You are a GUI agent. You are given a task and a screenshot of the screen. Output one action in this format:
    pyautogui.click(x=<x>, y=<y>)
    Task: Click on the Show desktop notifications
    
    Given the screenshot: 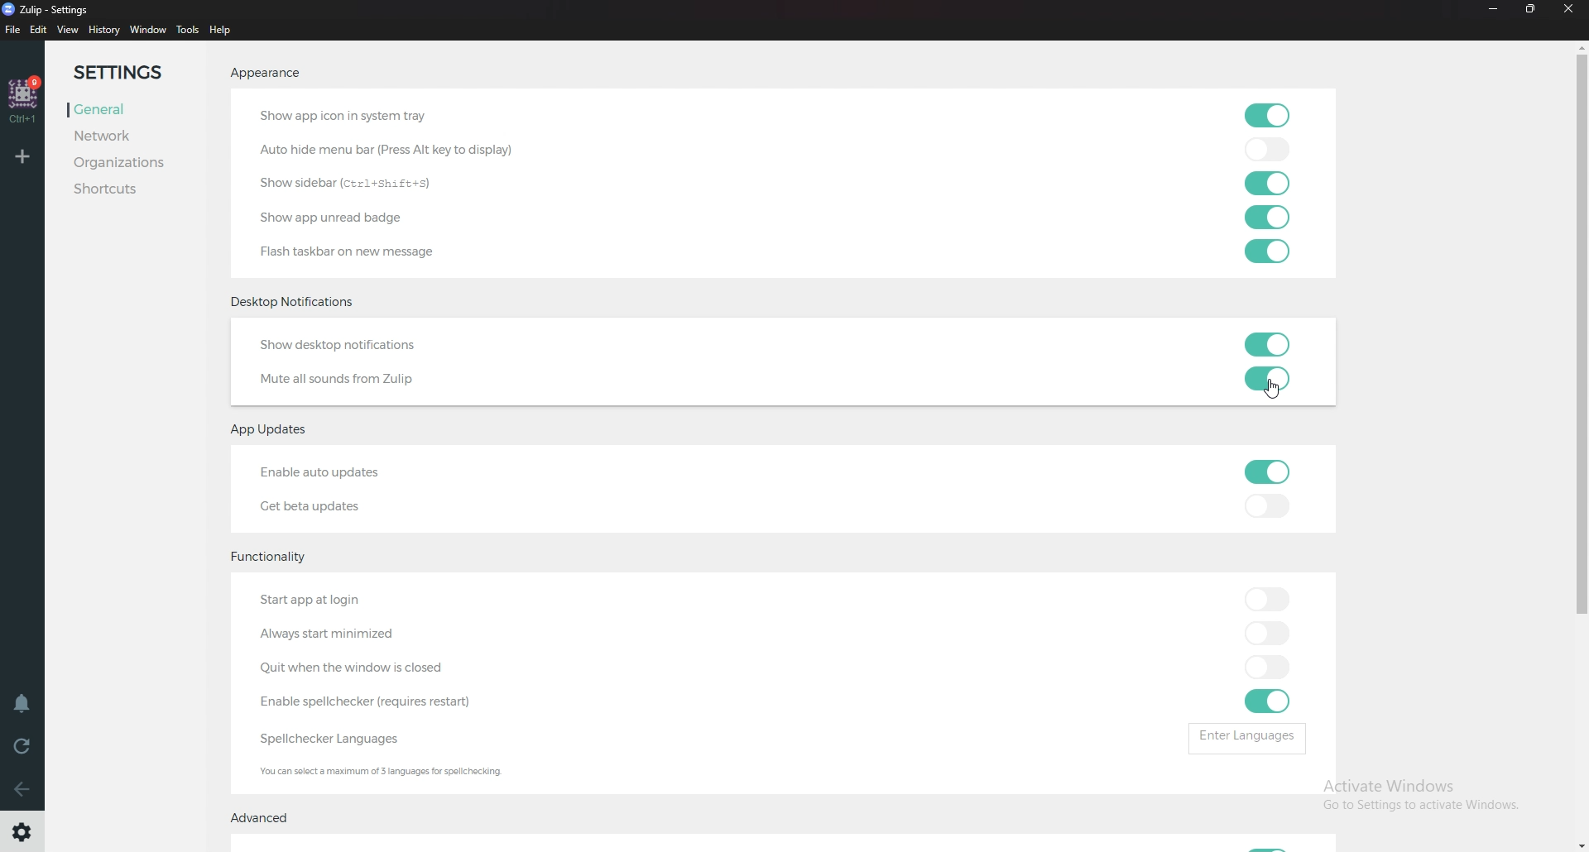 What is the action you would take?
    pyautogui.click(x=369, y=343)
    